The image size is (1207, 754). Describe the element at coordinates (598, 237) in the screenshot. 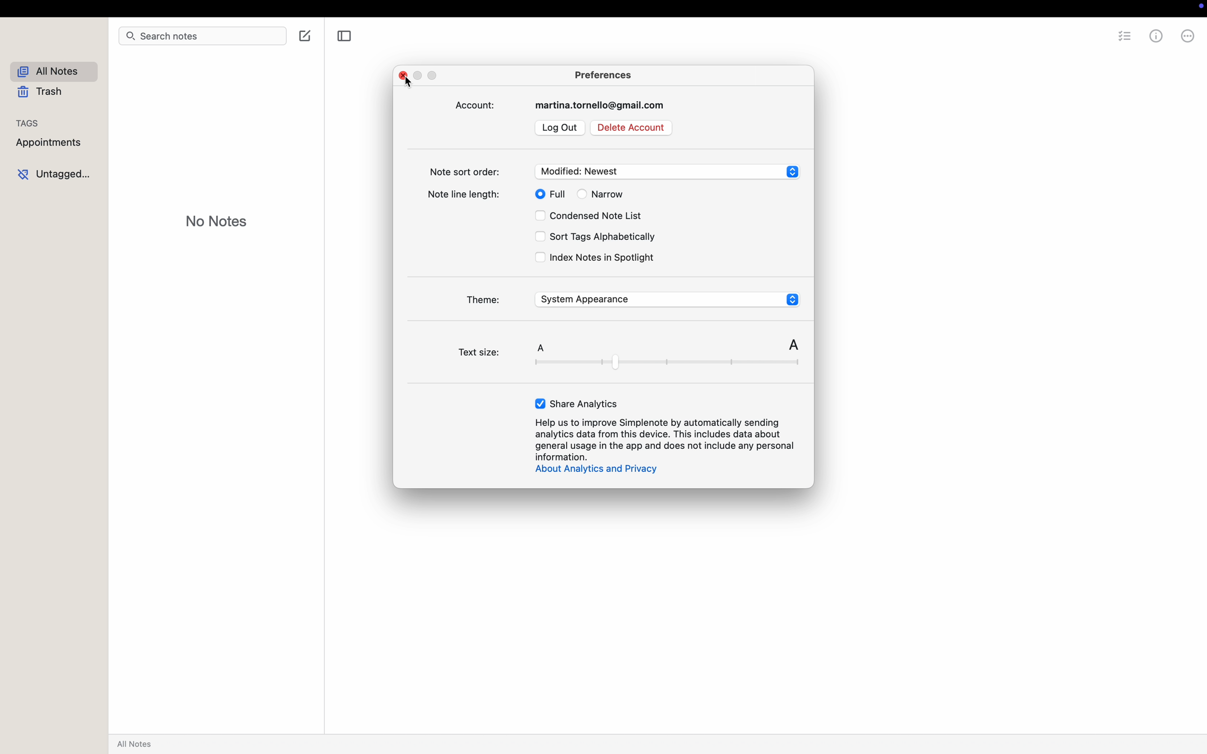

I see `sort tags alphabetically` at that location.